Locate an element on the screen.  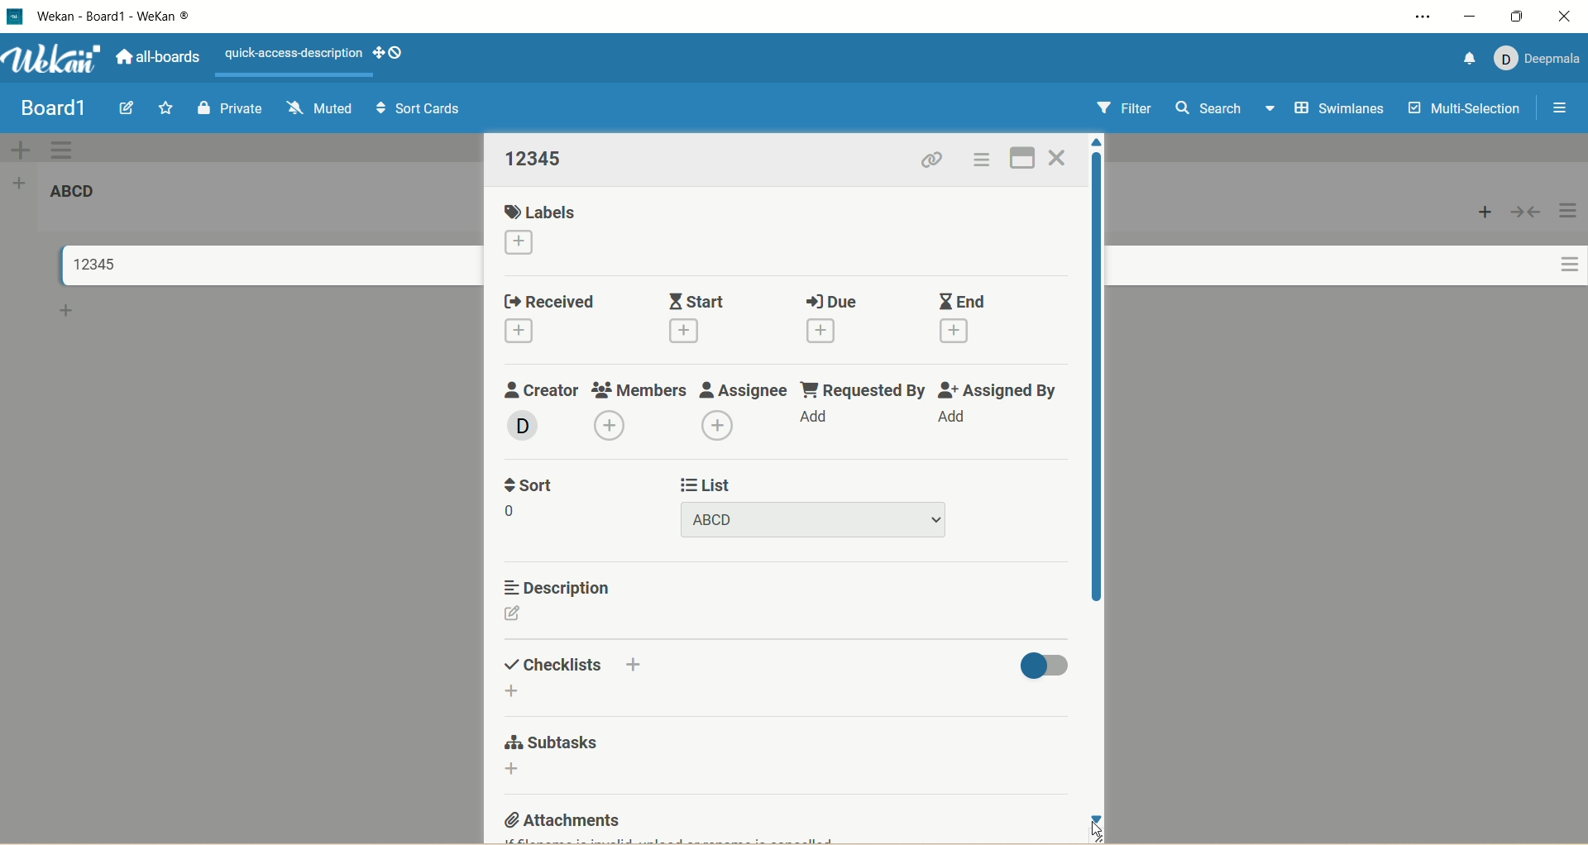
edit is located at coordinates (126, 108).